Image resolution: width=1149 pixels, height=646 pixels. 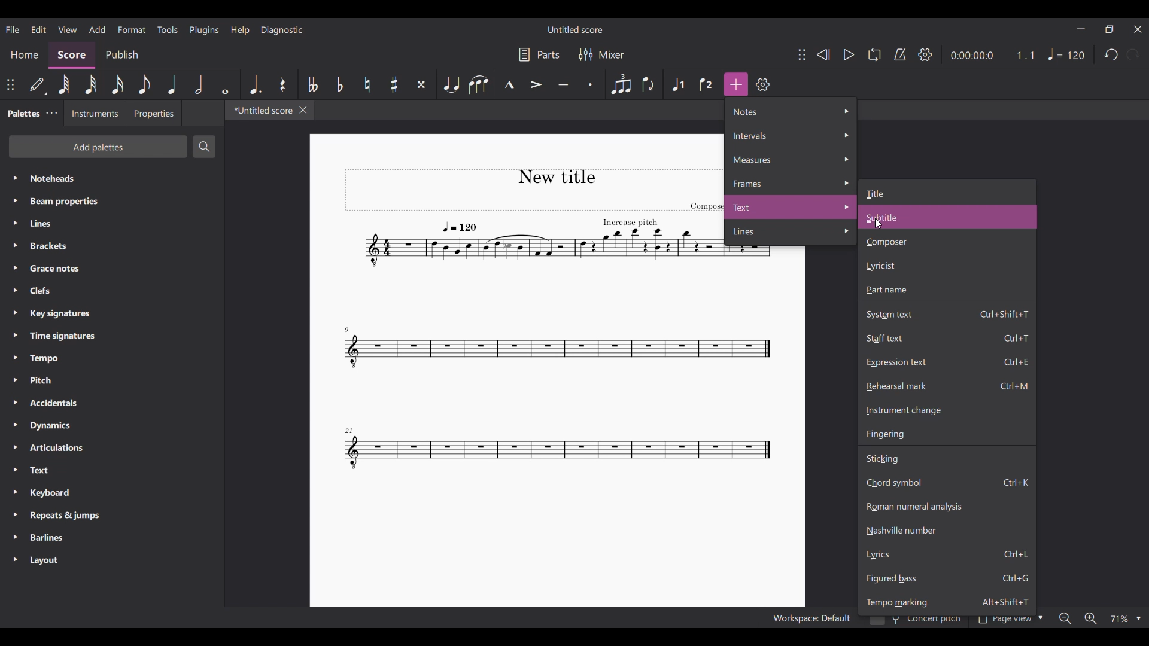 I want to click on Tools menu, so click(x=168, y=29).